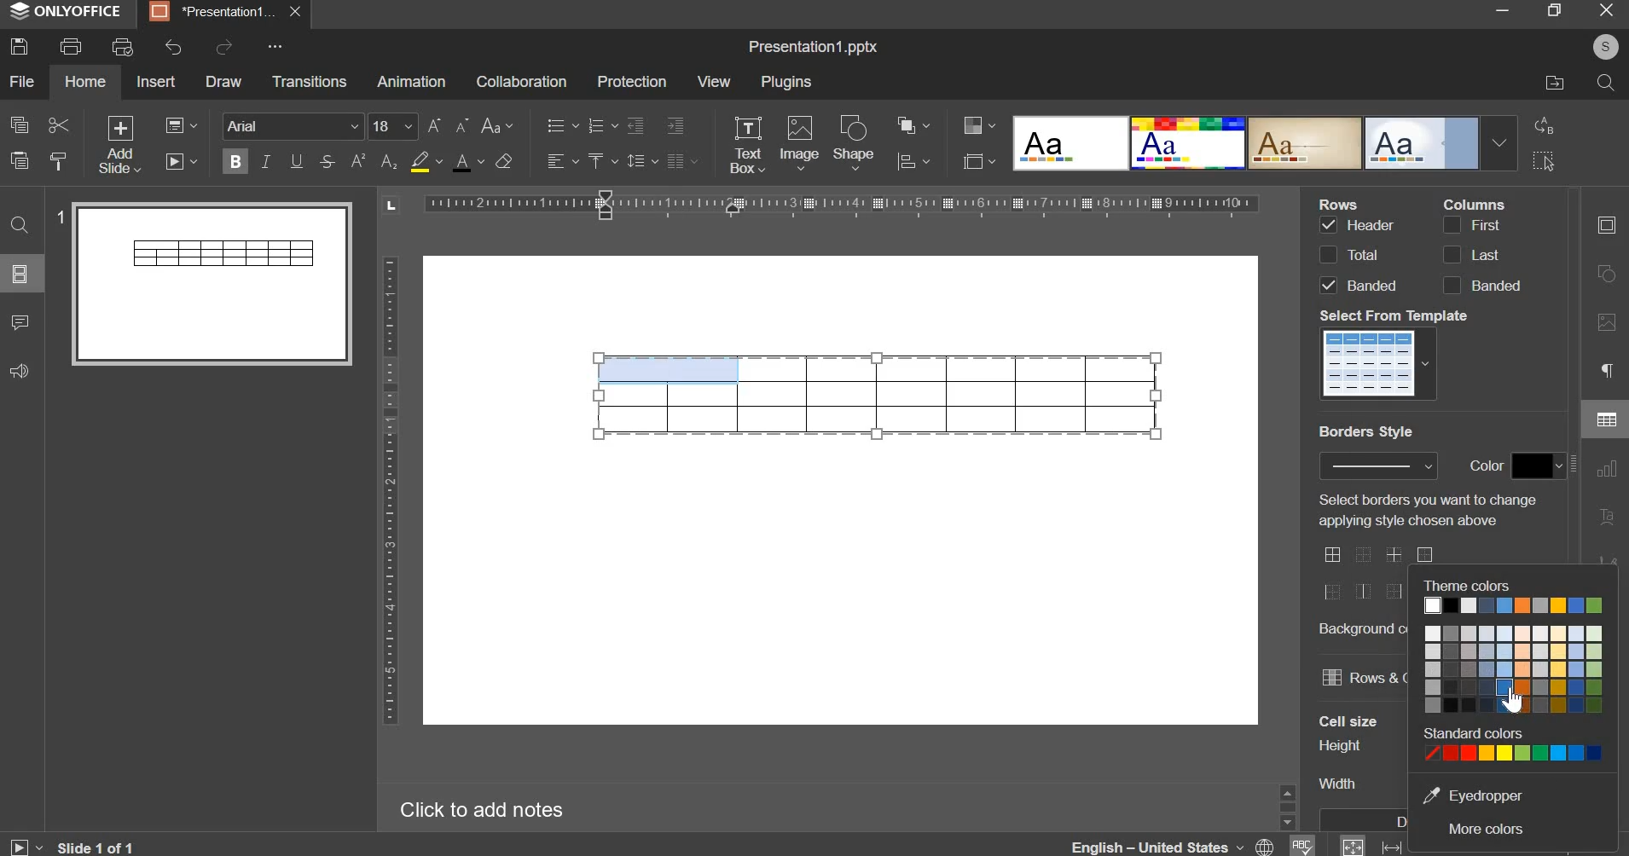 This screenshot has height=856, width=1629. Describe the element at coordinates (20, 124) in the screenshot. I see `copy` at that location.